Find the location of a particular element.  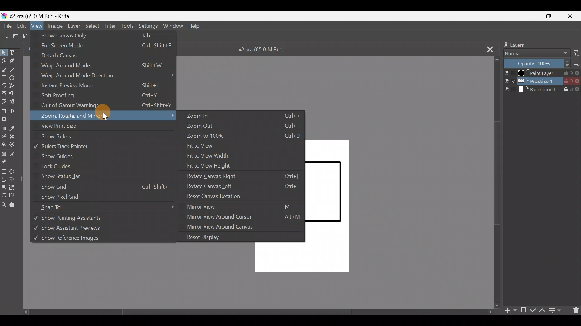

Show assistant previews is located at coordinates (80, 229).